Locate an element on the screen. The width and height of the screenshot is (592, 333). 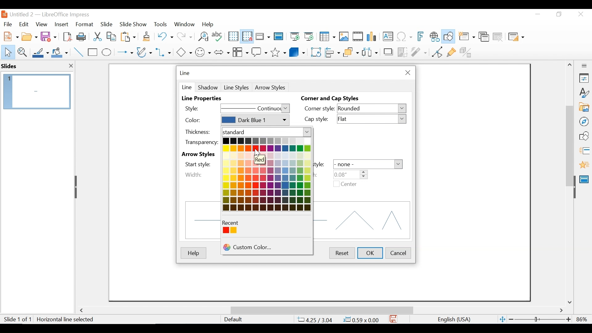
Flat is located at coordinates (372, 119).